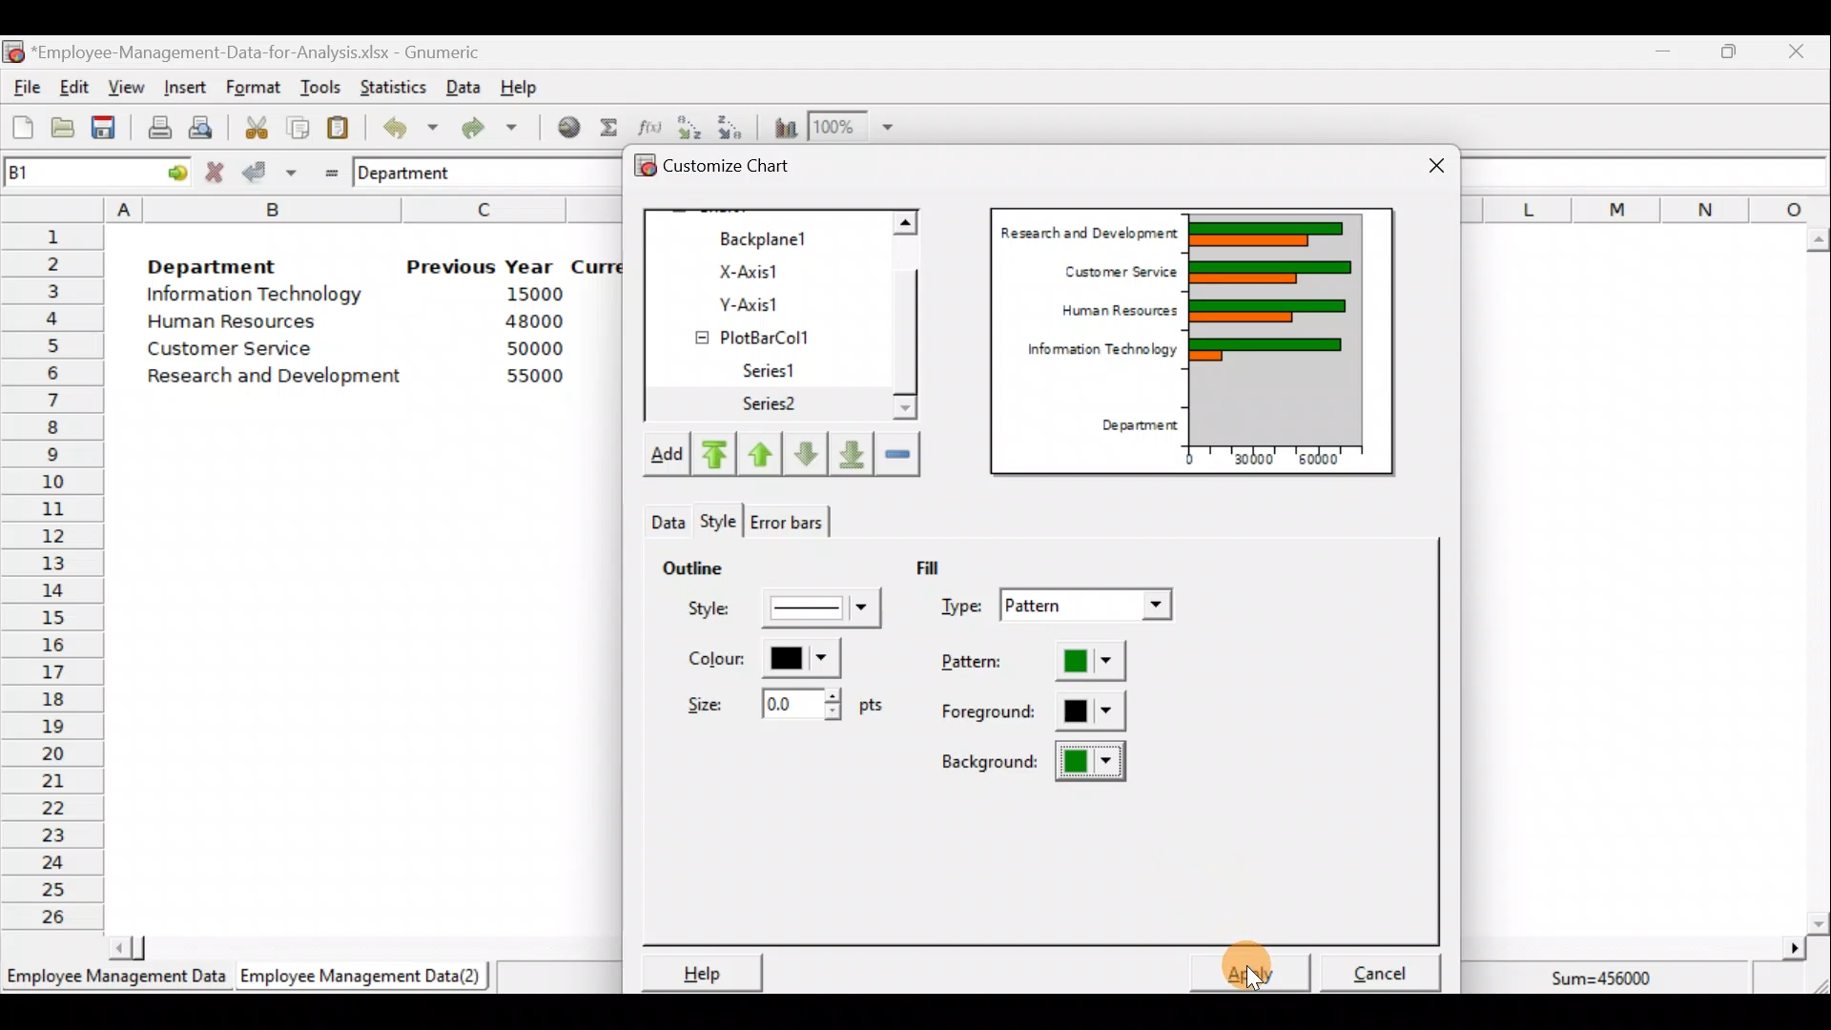 This screenshot has height=1030, width=1831. I want to click on Help, so click(530, 86).